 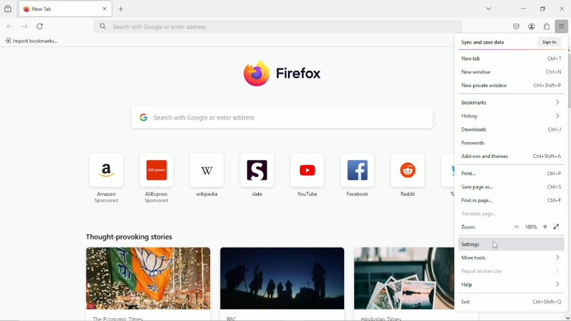 I want to click on search bar, so click(x=284, y=117).